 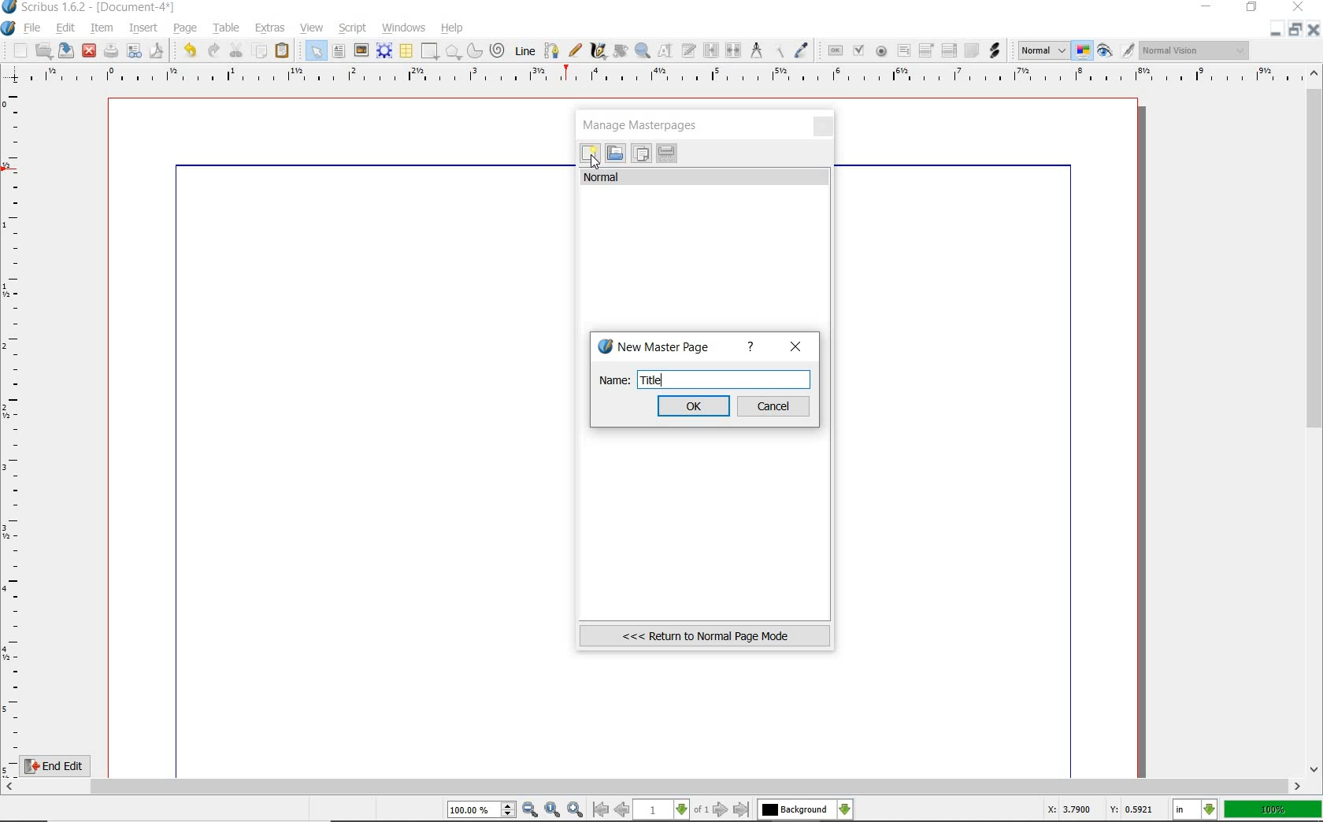 What do you see at coordinates (283, 51) in the screenshot?
I see `paste` at bounding box center [283, 51].